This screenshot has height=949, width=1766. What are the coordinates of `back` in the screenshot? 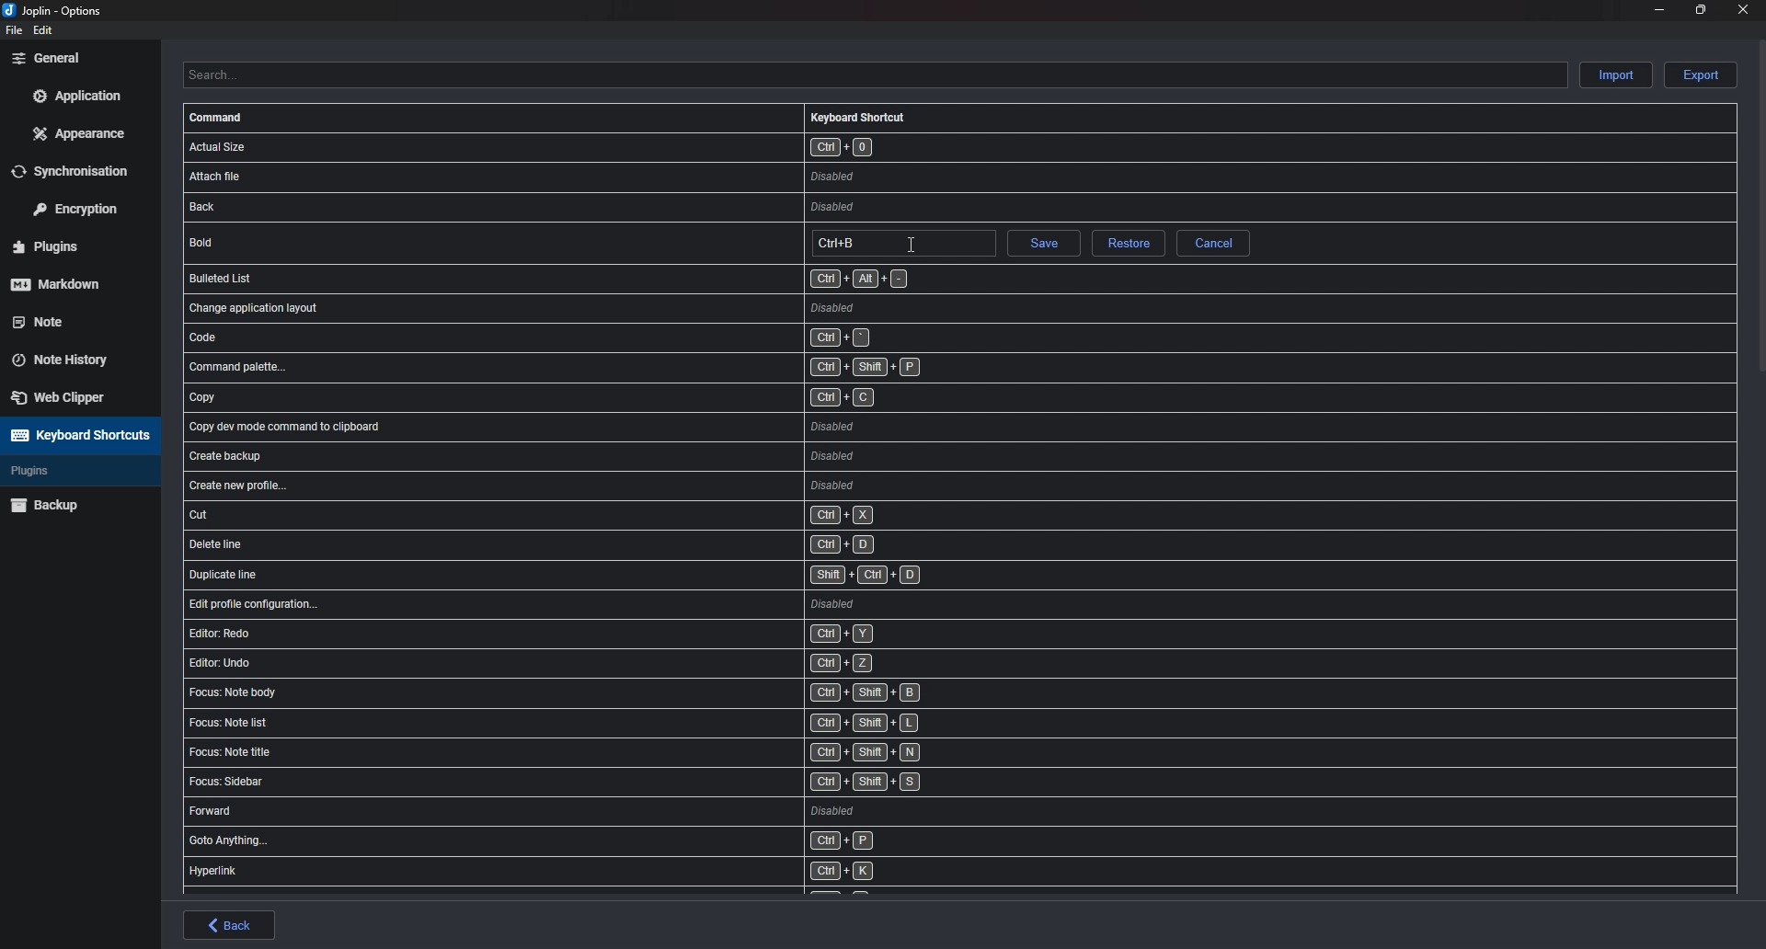 It's located at (230, 925).